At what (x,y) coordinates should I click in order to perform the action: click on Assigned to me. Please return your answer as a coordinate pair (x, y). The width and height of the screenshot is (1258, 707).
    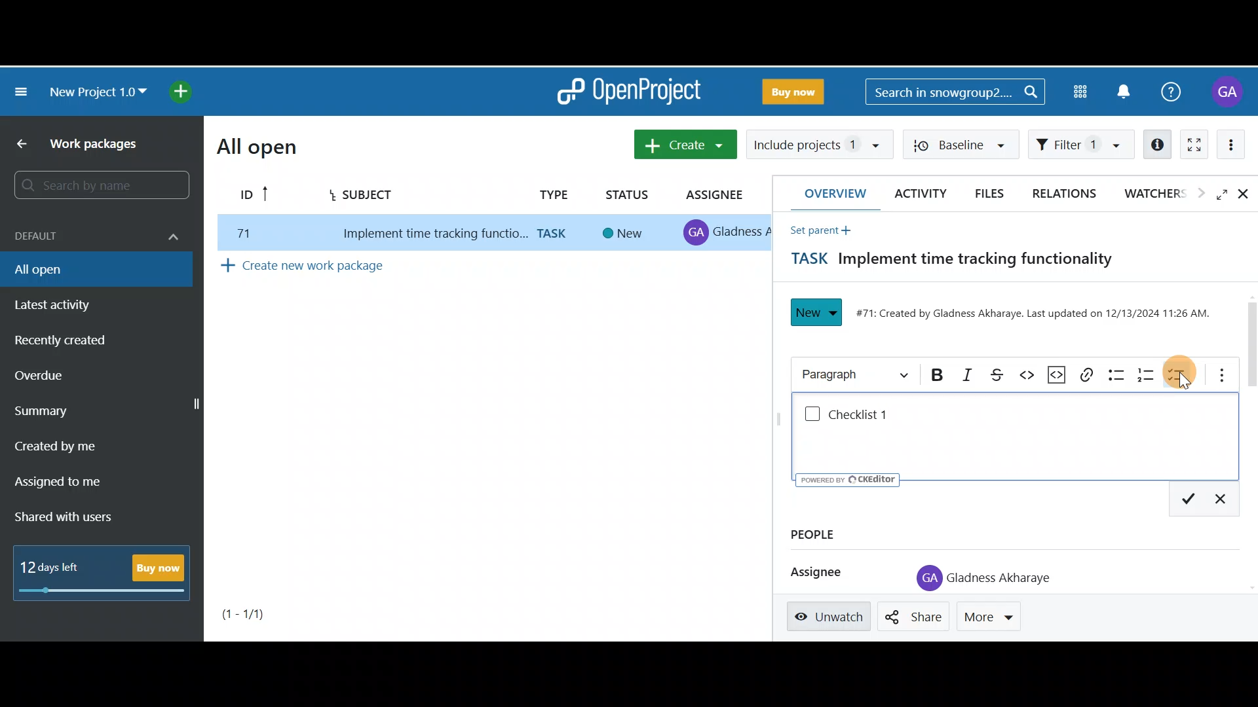
    Looking at the image, I should click on (64, 480).